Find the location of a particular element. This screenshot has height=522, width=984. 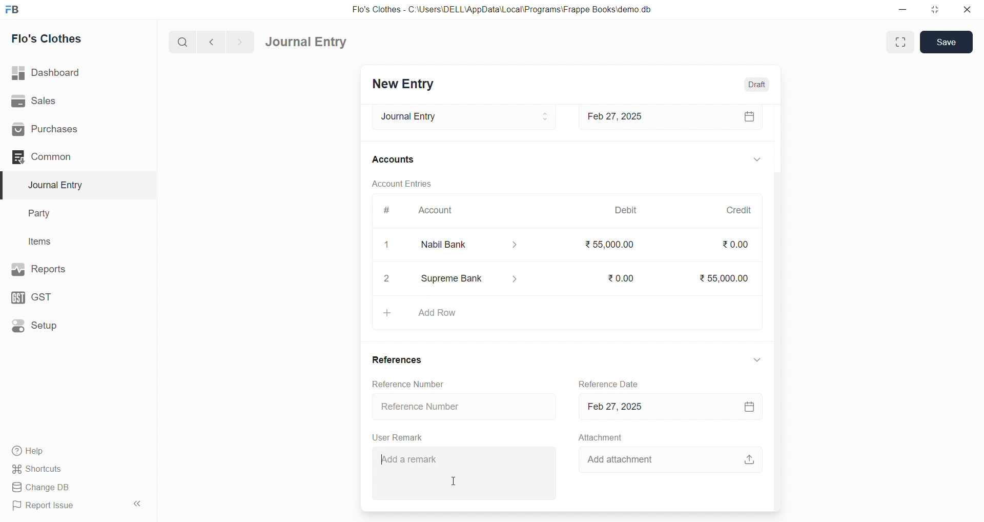

Shortcuts is located at coordinates (62, 470).